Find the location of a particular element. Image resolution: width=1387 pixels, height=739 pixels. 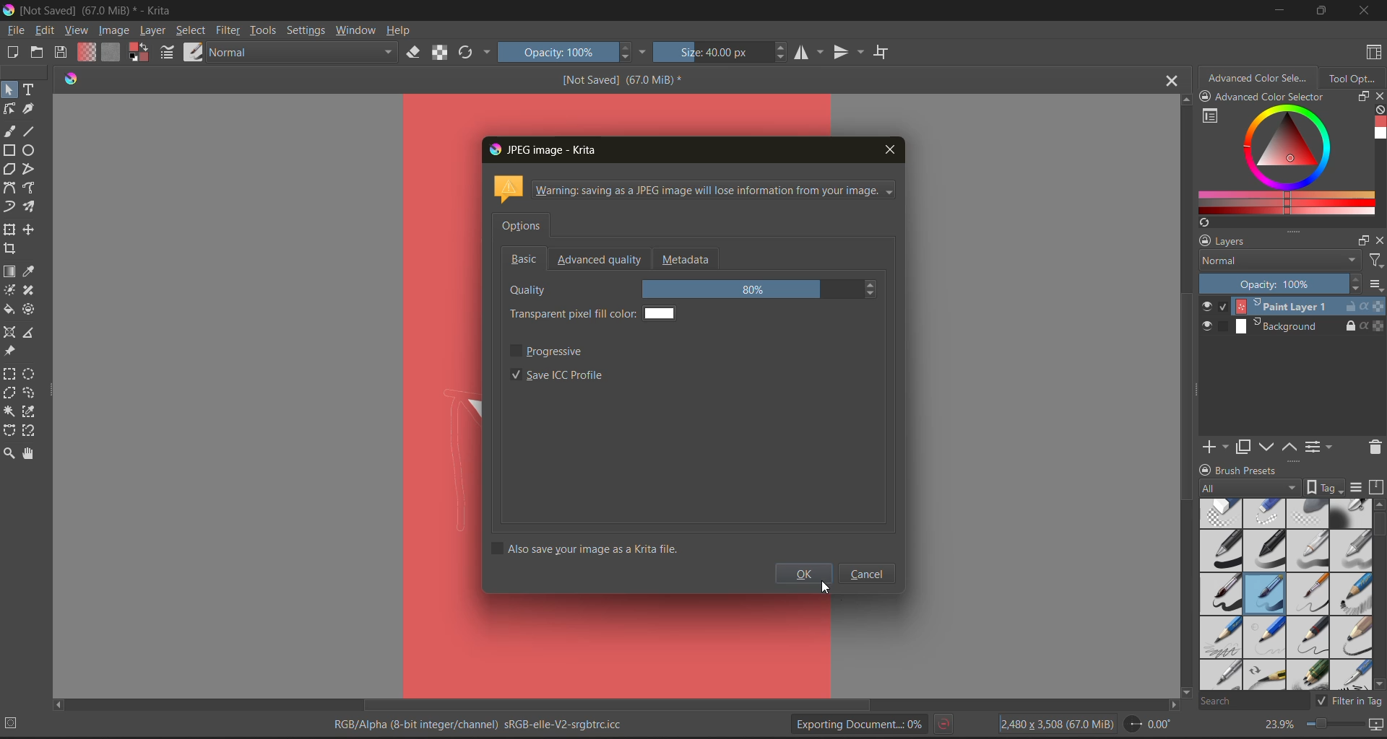

tools is located at coordinates (33, 310).